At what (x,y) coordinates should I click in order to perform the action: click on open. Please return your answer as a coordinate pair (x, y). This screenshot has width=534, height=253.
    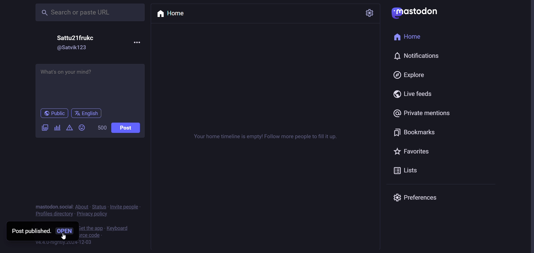
    Looking at the image, I should click on (65, 230).